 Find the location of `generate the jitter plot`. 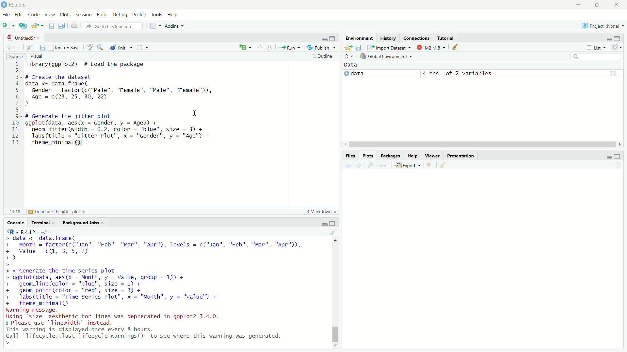

generate the jitter plot is located at coordinates (58, 212).